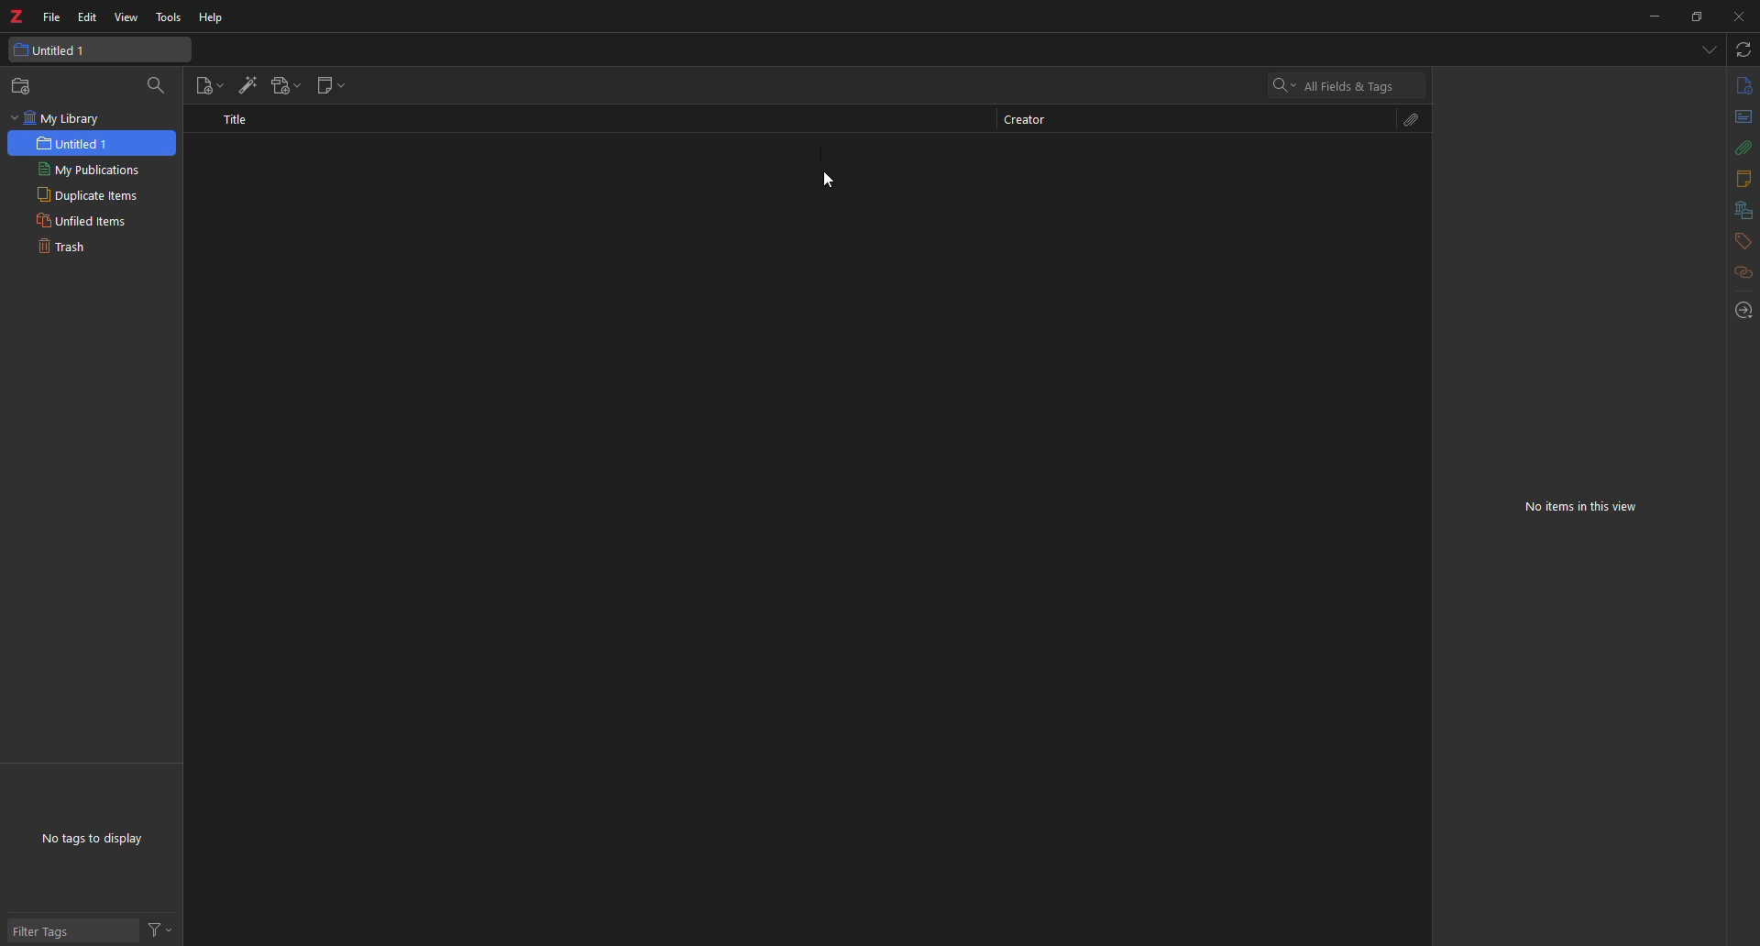  What do you see at coordinates (91, 170) in the screenshot?
I see `my publications` at bounding box center [91, 170].